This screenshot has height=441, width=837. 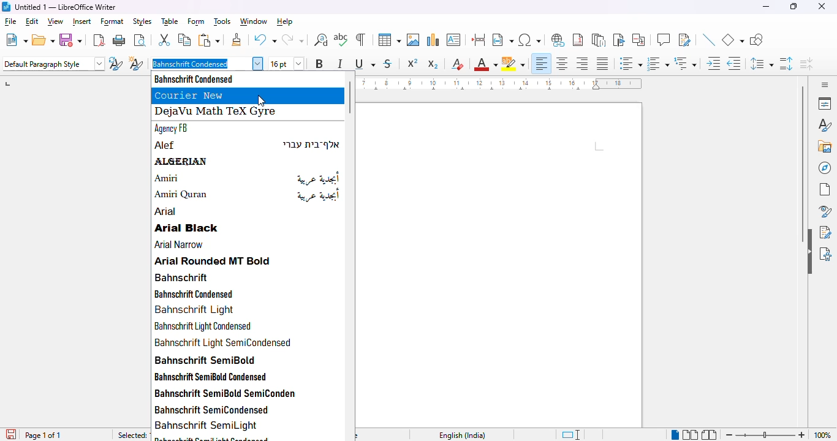 What do you see at coordinates (502, 39) in the screenshot?
I see `insert text field` at bounding box center [502, 39].